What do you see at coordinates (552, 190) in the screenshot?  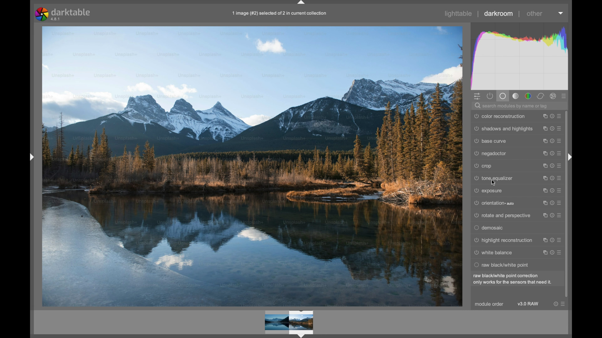 I see `reset parameters` at bounding box center [552, 190].